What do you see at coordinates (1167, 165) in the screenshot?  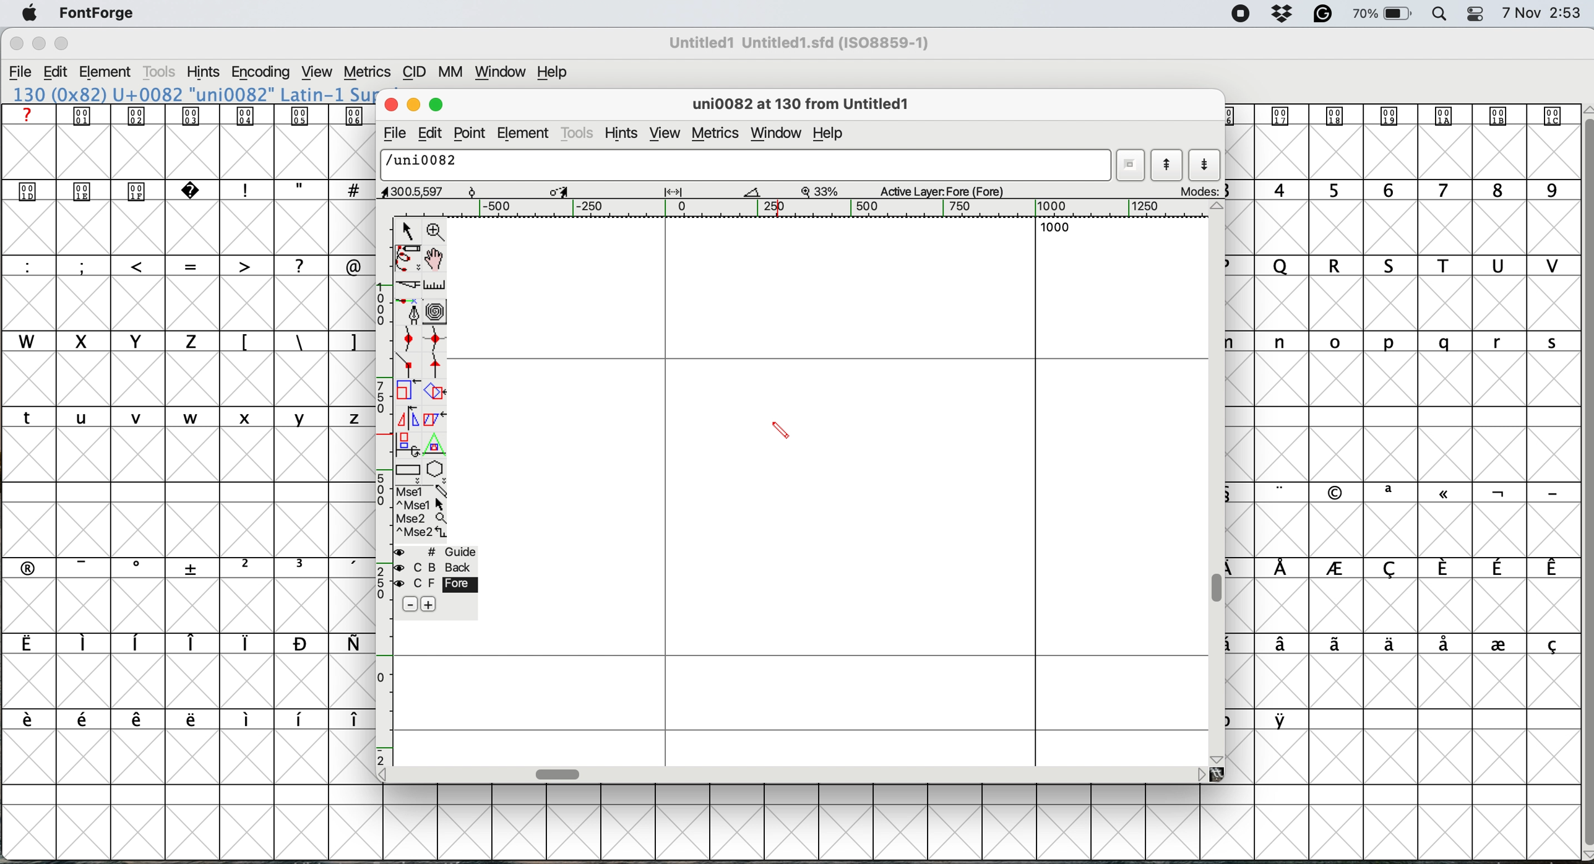 I see `show previous letter` at bounding box center [1167, 165].